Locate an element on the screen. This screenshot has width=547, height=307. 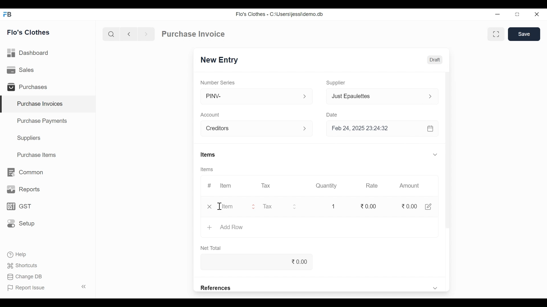
Items is located at coordinates (206, 169).